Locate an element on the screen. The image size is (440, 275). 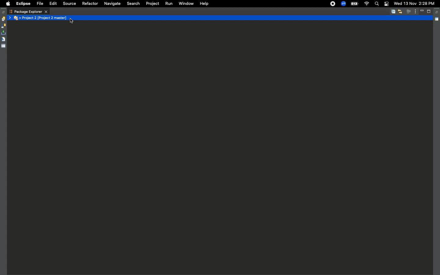
Internet is located at coordinates (366, 4).